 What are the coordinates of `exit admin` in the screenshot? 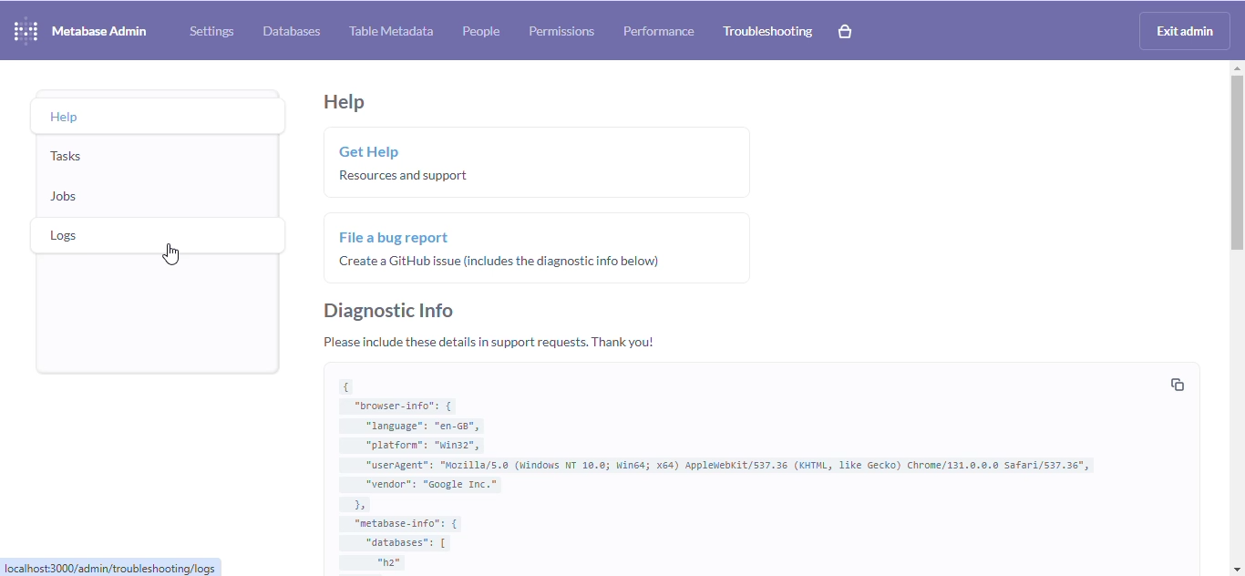 It's located at (1185, 31).